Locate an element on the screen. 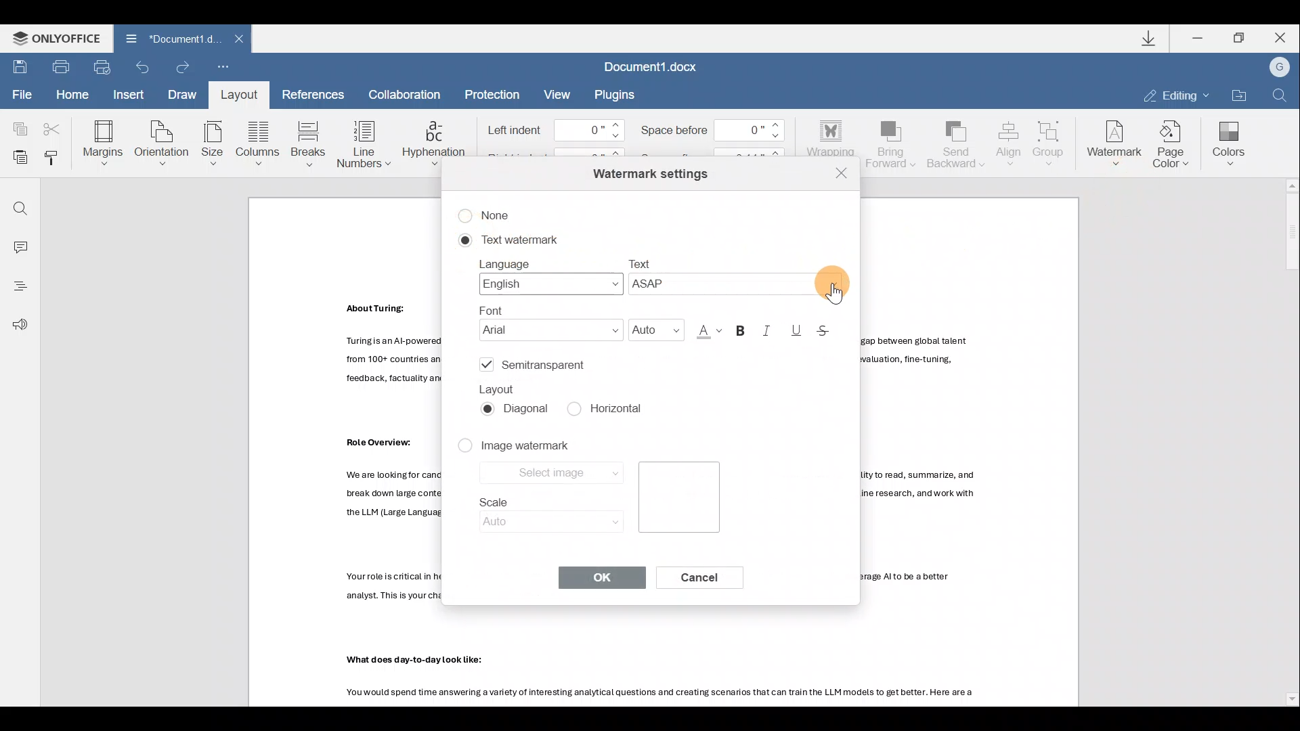 The height and width of the screenshot is (731, 1300). ONLYOFFICE is located at coordinates (56, 37).